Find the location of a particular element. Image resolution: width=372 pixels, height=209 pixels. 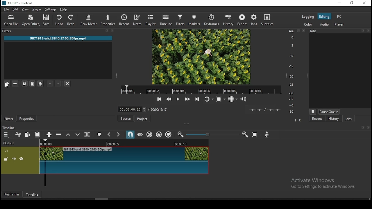

player is located at coordinates (37, 10).